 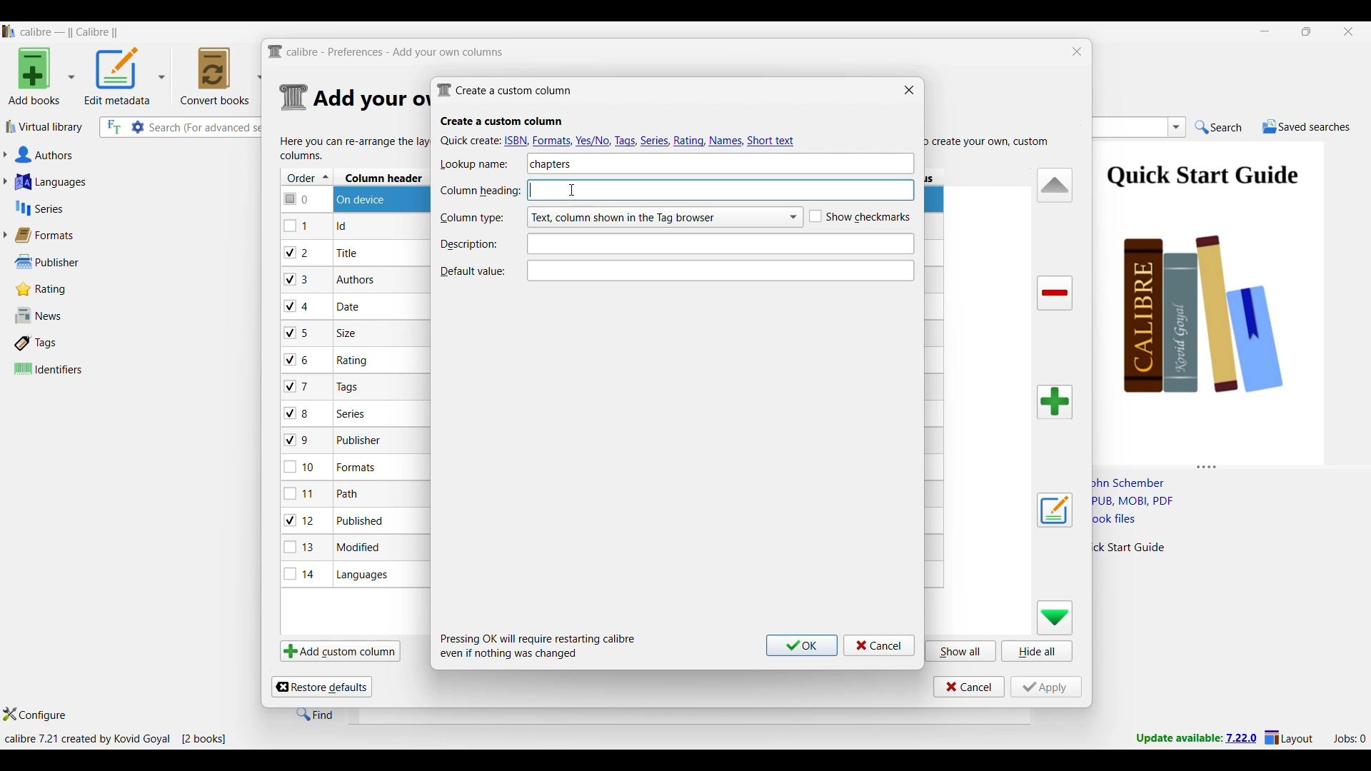 What do you see at coordinates (115, 739) in the screenshot?
I see `Current details of software` at bounding box center [115, 739].